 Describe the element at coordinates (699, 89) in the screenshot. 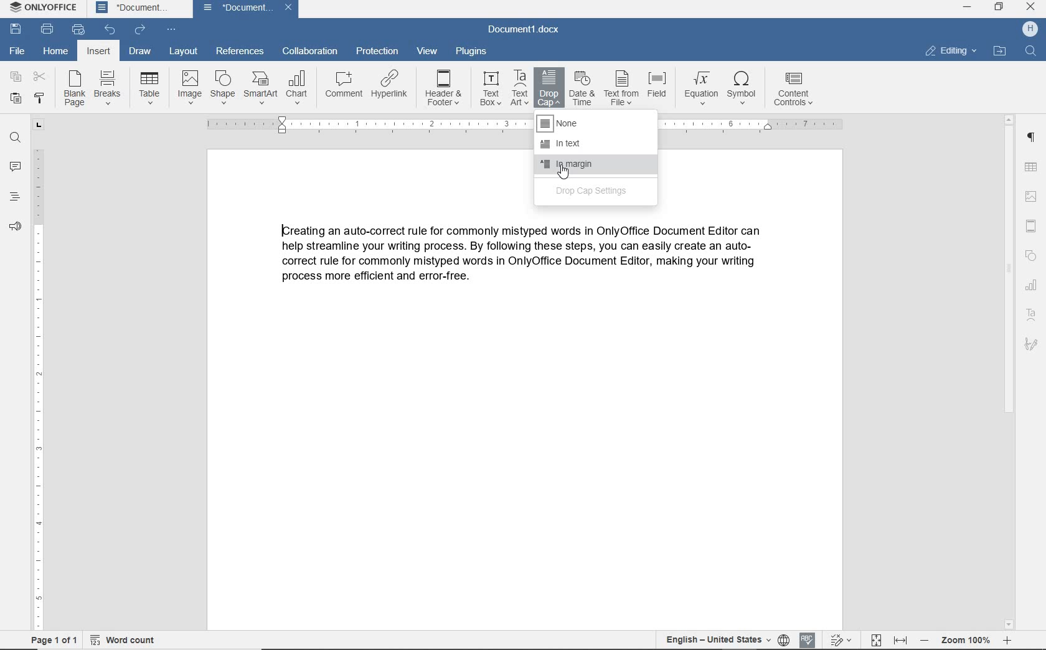

I see `equation` at that location.